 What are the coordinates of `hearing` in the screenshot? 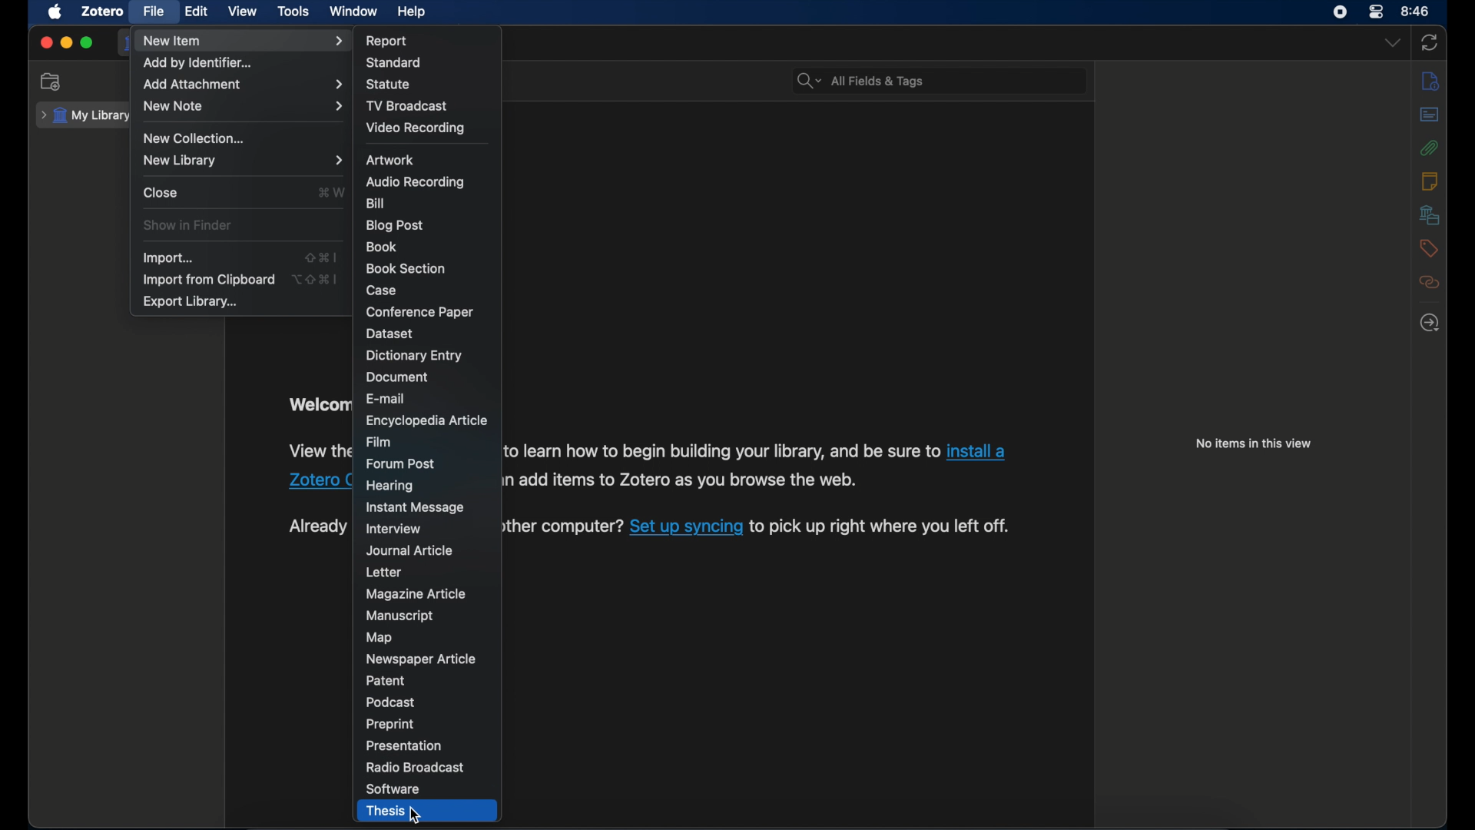 It's located at (392, 486).